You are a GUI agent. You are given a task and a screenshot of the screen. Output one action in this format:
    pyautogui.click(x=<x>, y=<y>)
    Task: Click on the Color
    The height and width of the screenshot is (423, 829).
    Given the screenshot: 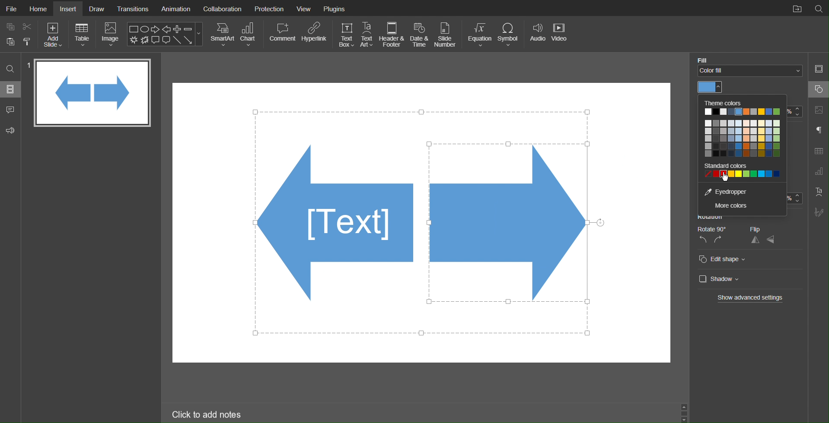 What is the action you would take?
    pyautogui.click(x=712, y=87)
    